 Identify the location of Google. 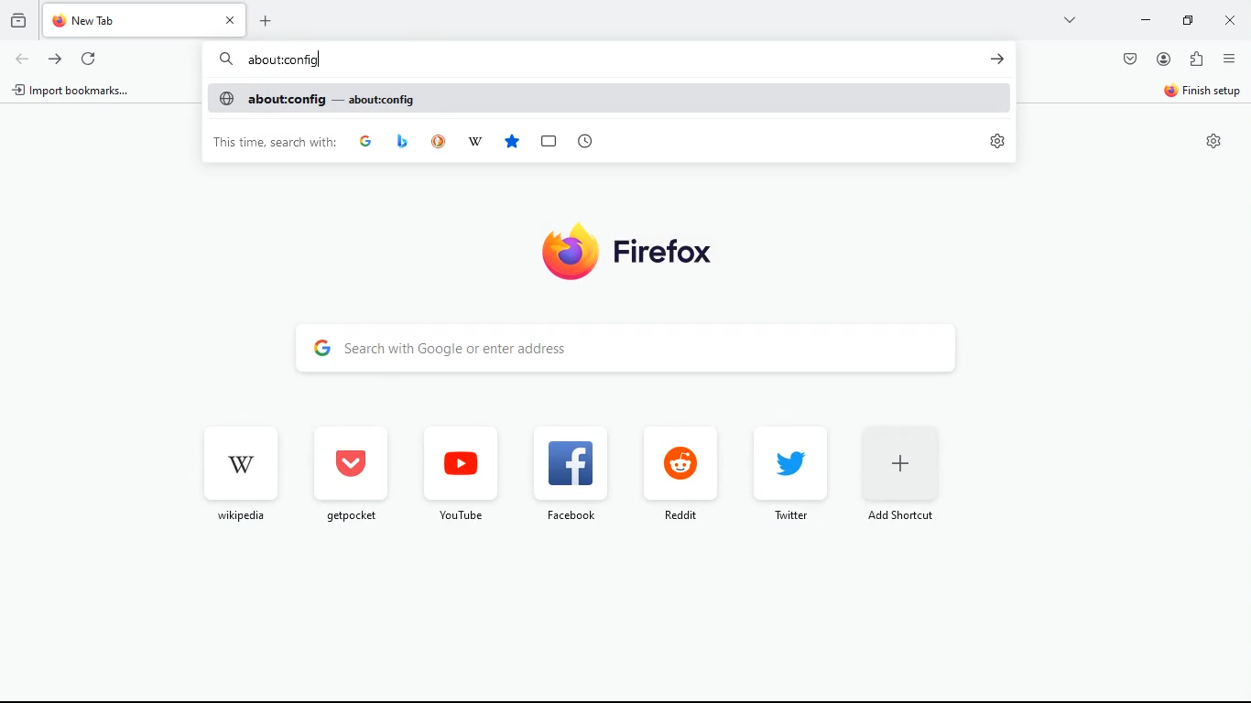
(366, 140).